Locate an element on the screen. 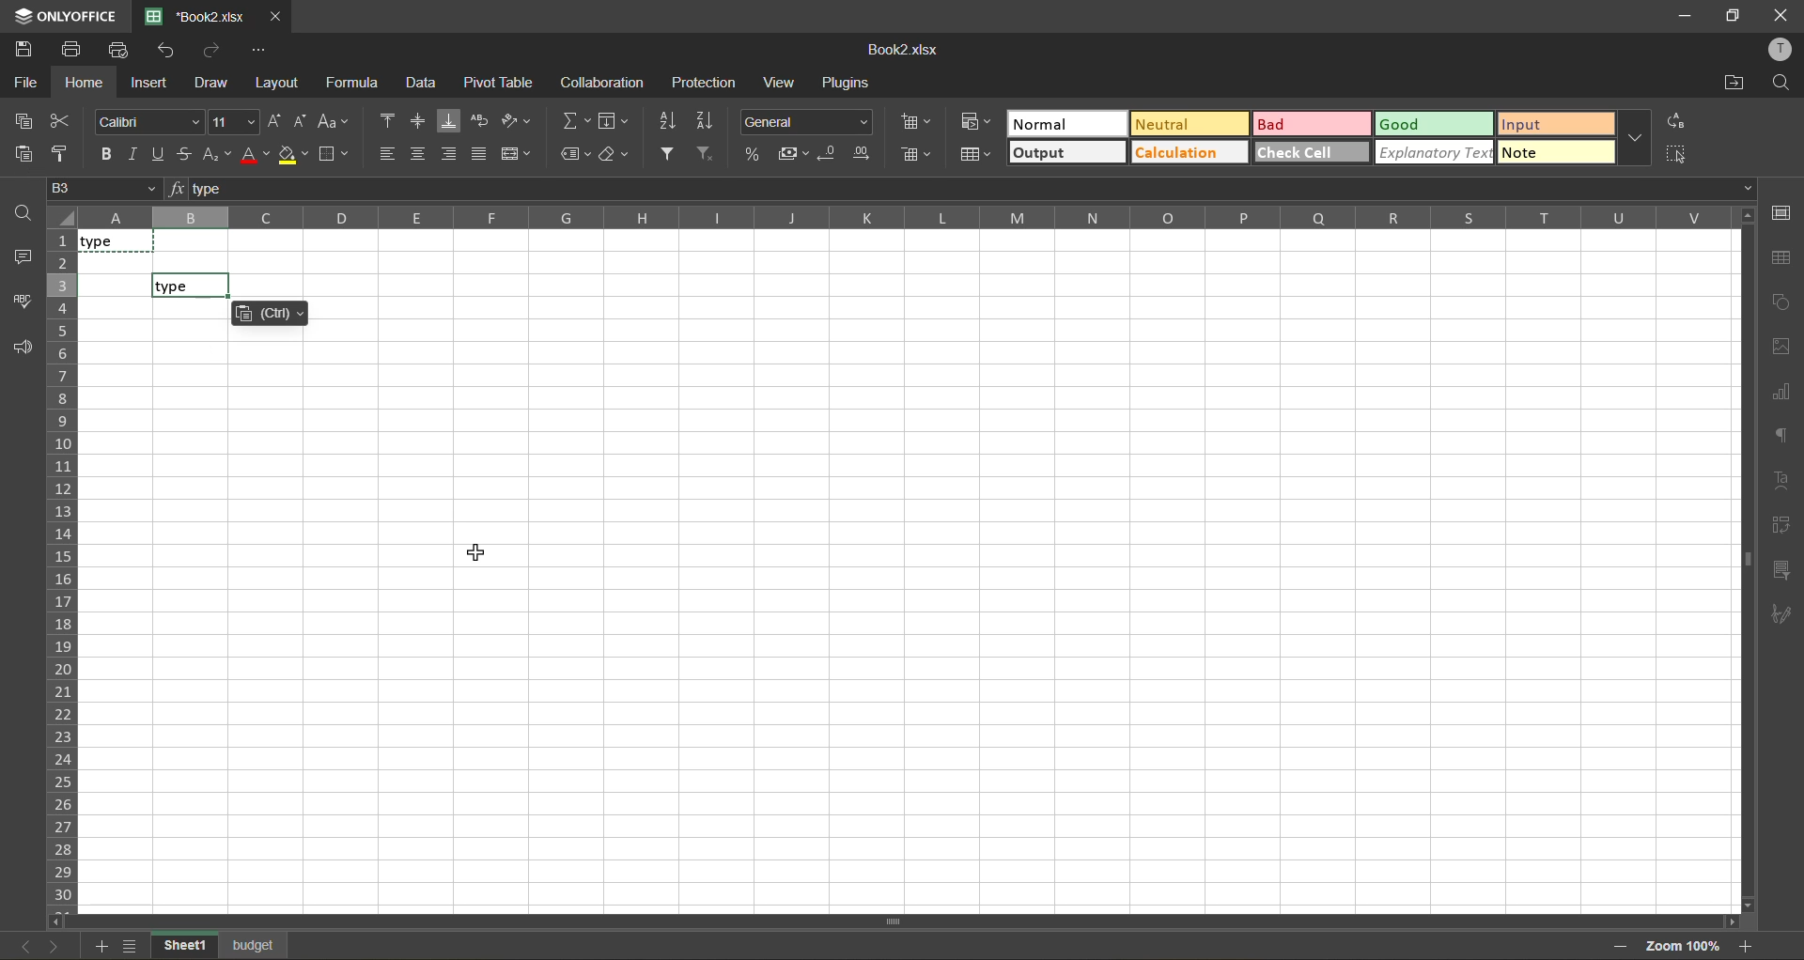  strikethrough is located at coordinates (191, 155).